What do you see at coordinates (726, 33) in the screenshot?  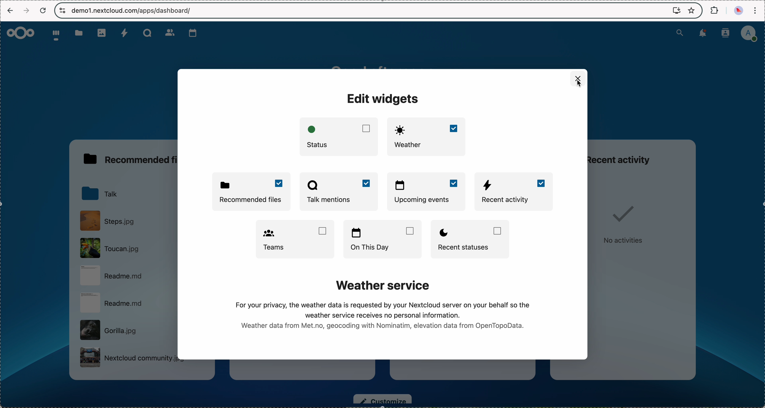 I see `contacts` at bounding box center [726, 33].